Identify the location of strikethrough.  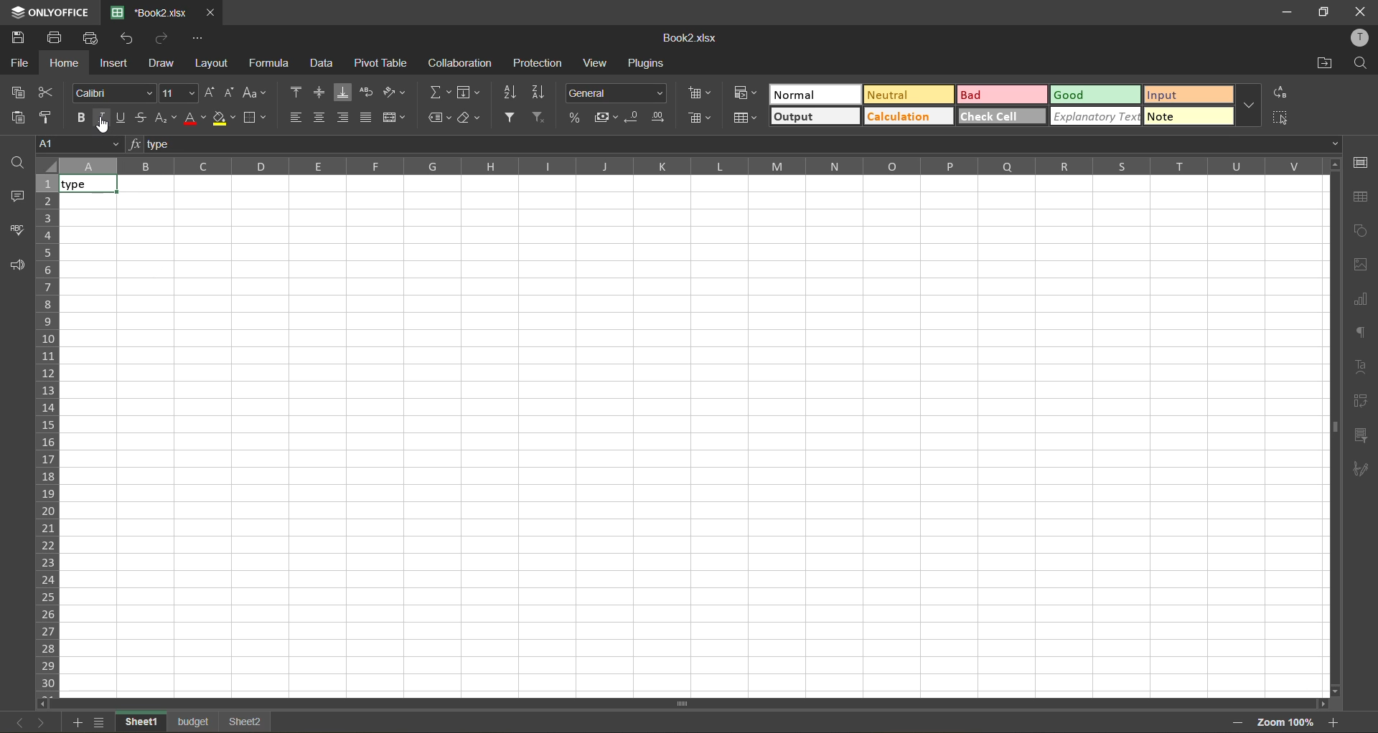
(142, 115).